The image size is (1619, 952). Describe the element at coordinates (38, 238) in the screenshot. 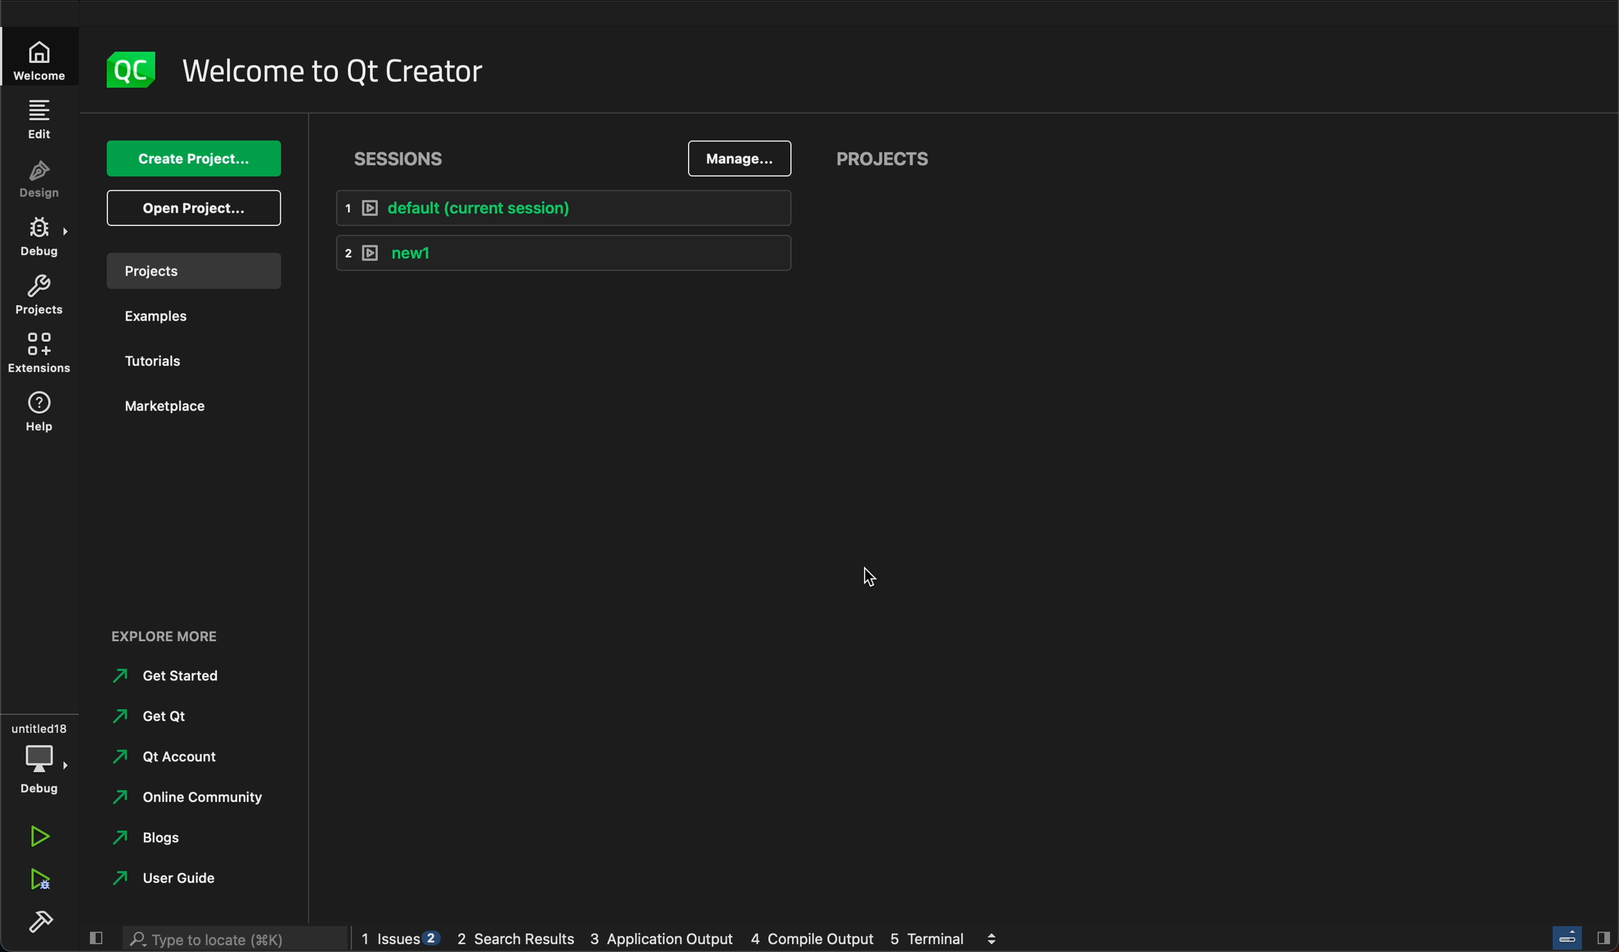

I see `debug` at that location.